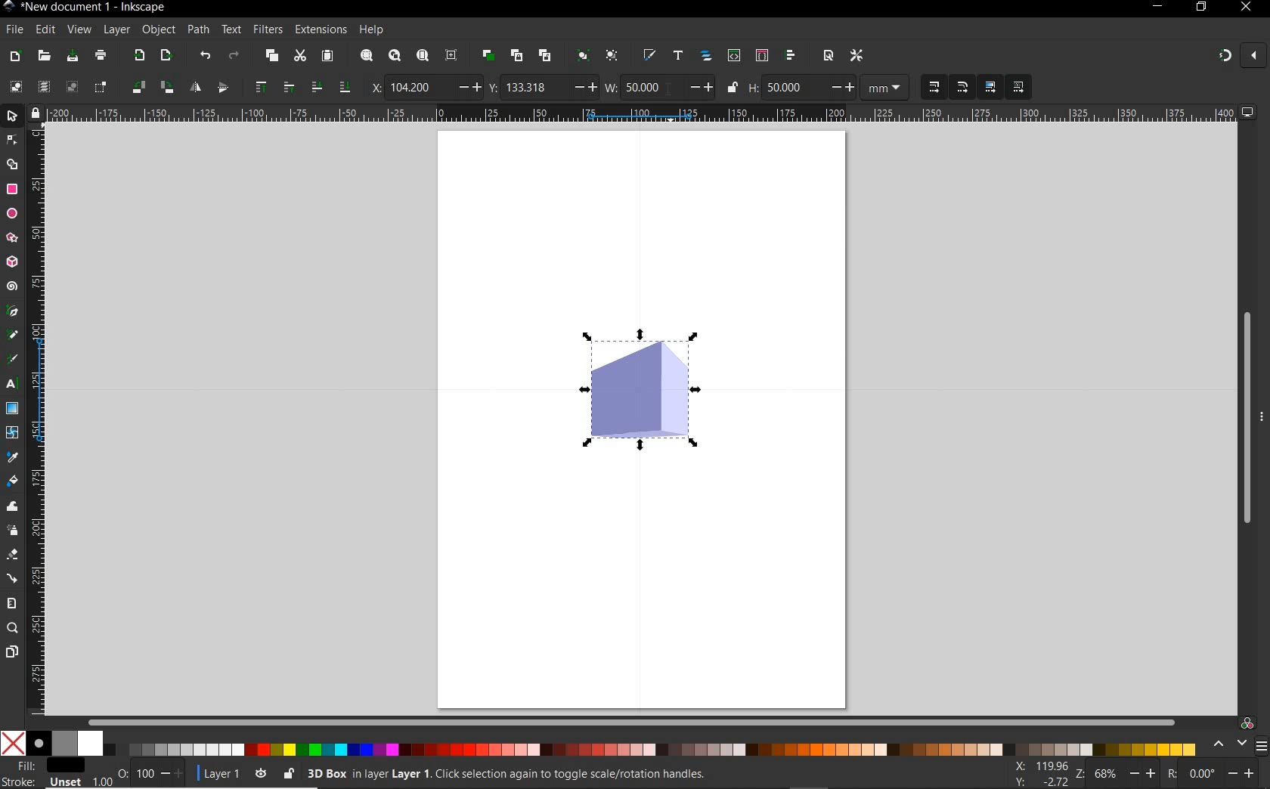 This screenshot has width=1270, height=789. I want to click on group, so click(581, 54).